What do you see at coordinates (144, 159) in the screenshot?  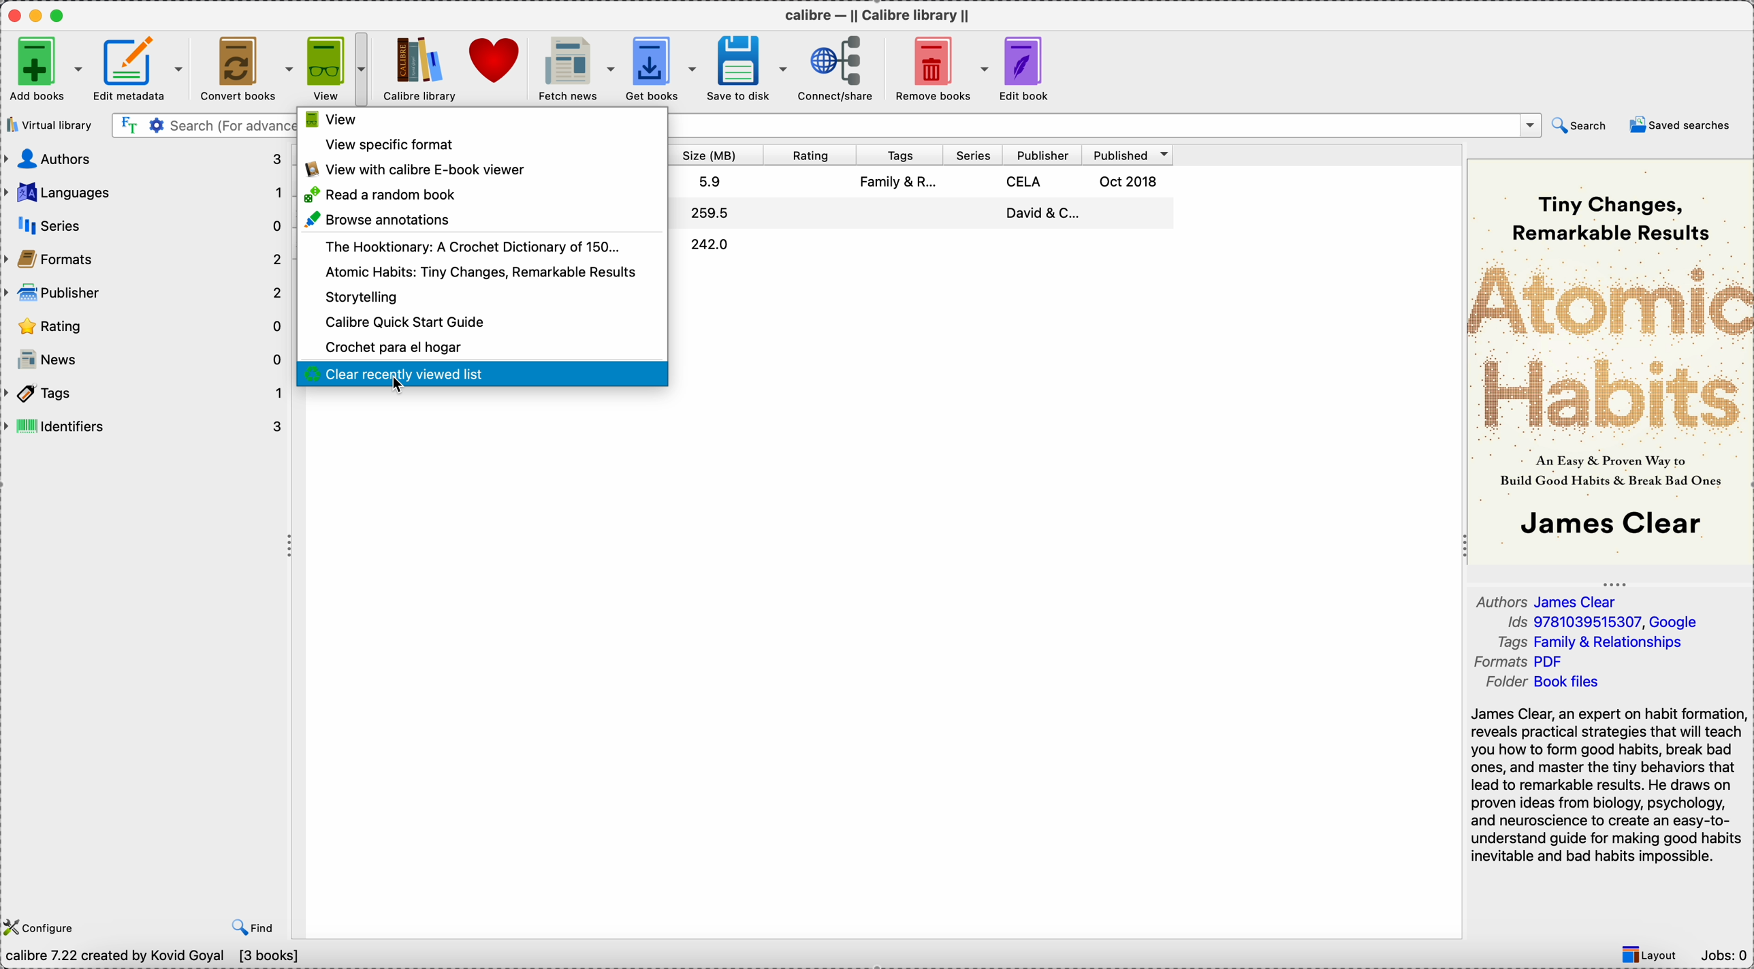 I see `authors` at bounding box center [144, 159].